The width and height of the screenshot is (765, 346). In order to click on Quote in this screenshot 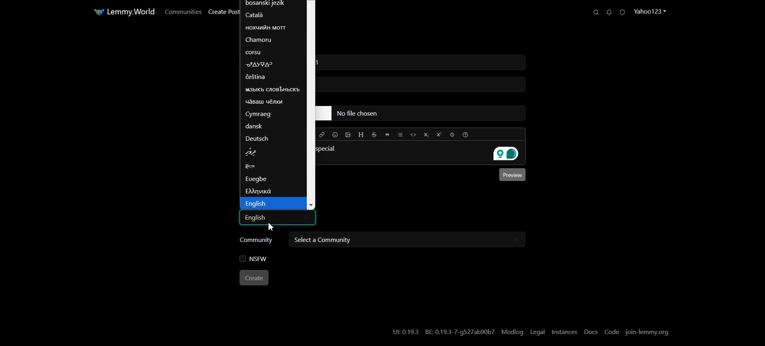, I will do `click(387, 135)`.